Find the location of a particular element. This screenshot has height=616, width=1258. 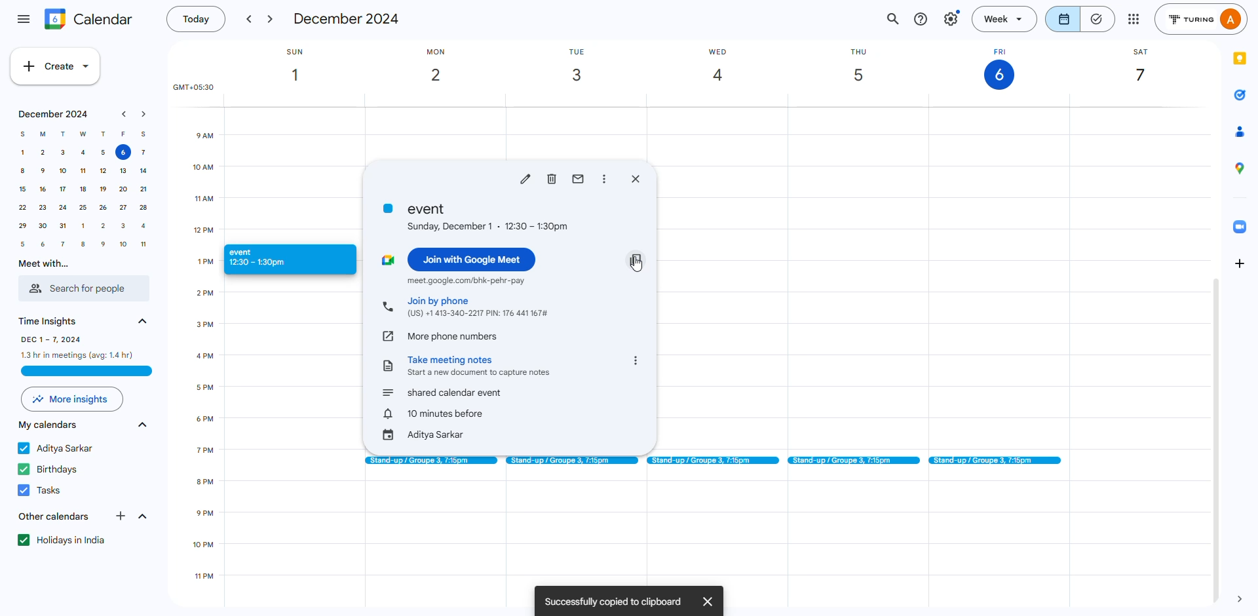

20 is located at coordinates (123, 190).